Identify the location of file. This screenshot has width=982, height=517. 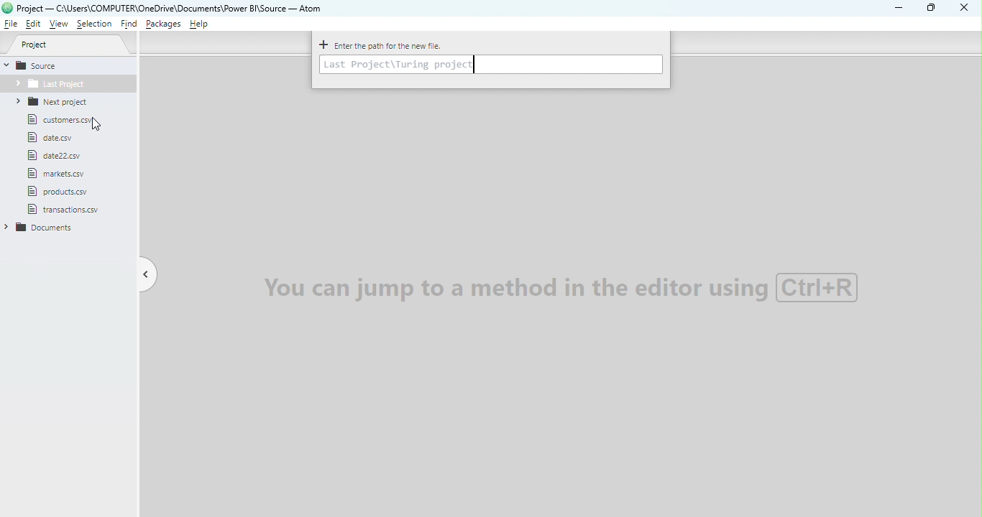
(56, 156).